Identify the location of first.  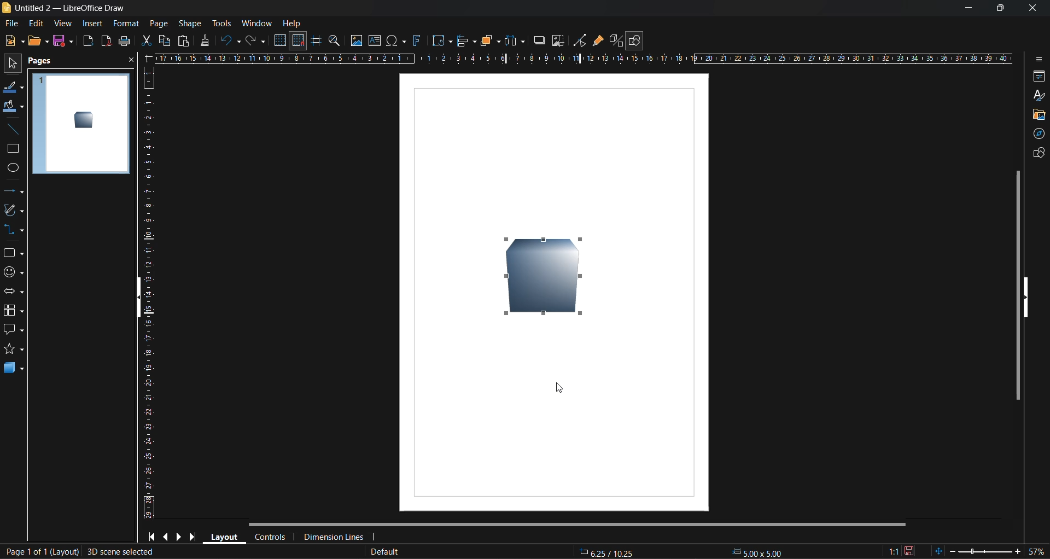
(154, 537).